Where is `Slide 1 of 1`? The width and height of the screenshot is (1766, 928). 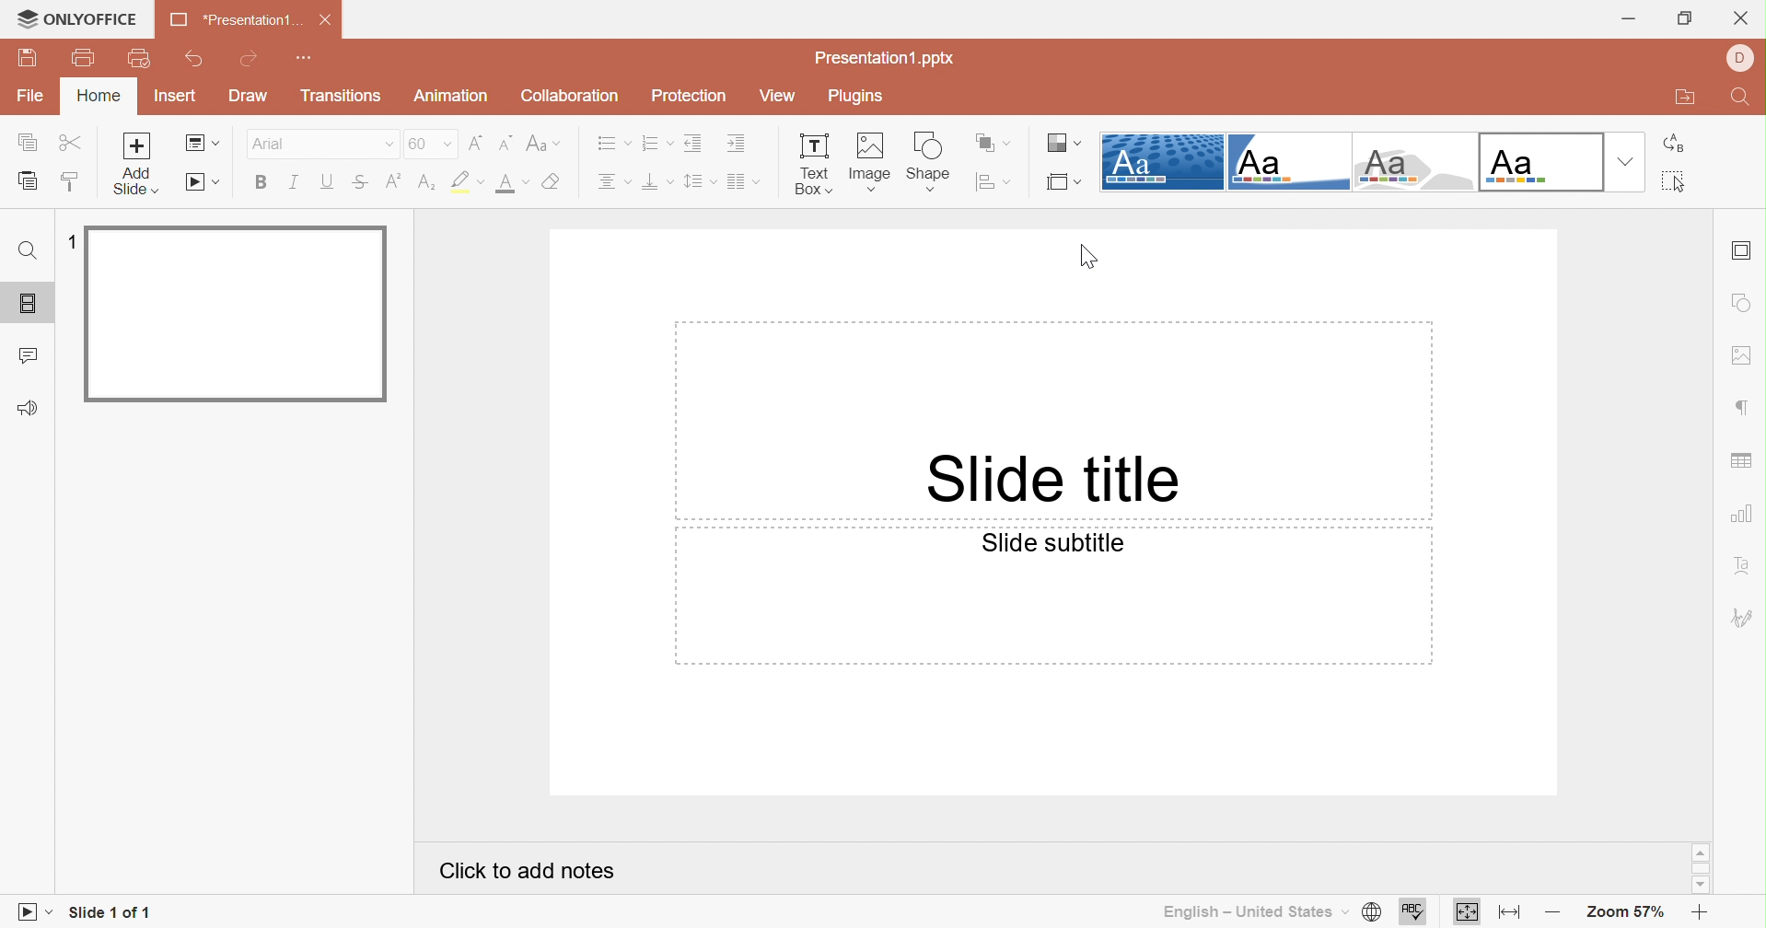
Slide 1 of 1 is located at coordinates (115, 915).